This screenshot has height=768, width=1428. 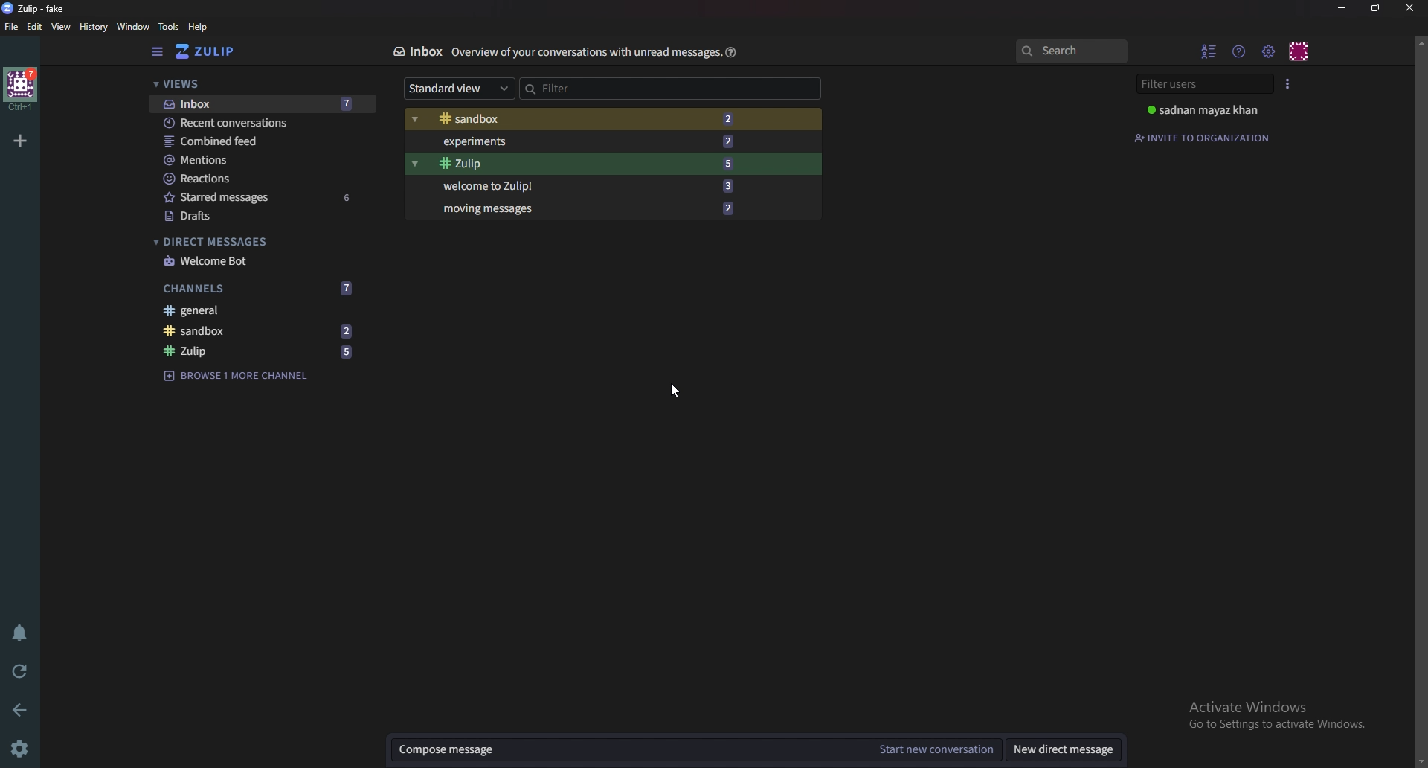 What do you see at coordinates (261, 287) in the screenshot?
I see `Channels` at bounding box center [261, 287].